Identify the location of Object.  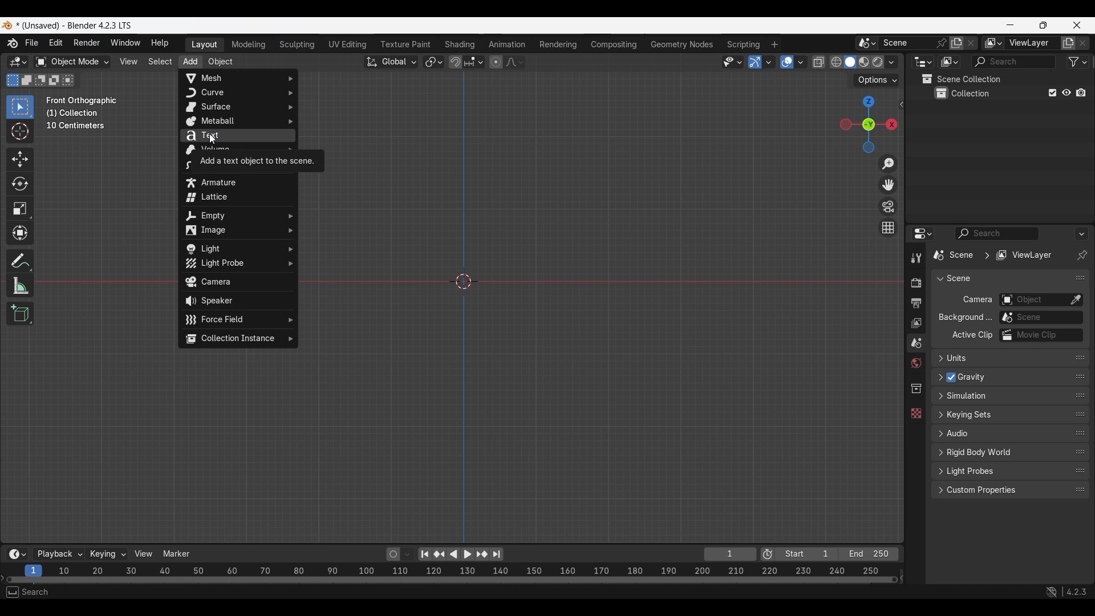
(346, 593).